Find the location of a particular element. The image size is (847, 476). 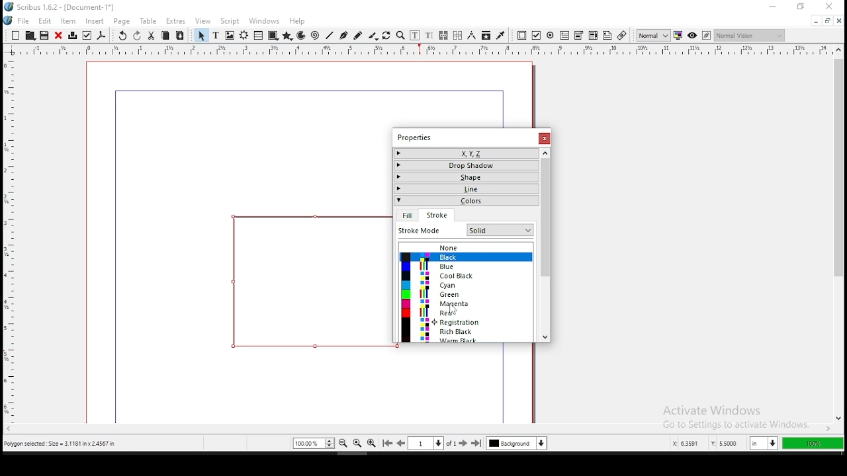

vertical ruler is located at coordinates (423, 49).